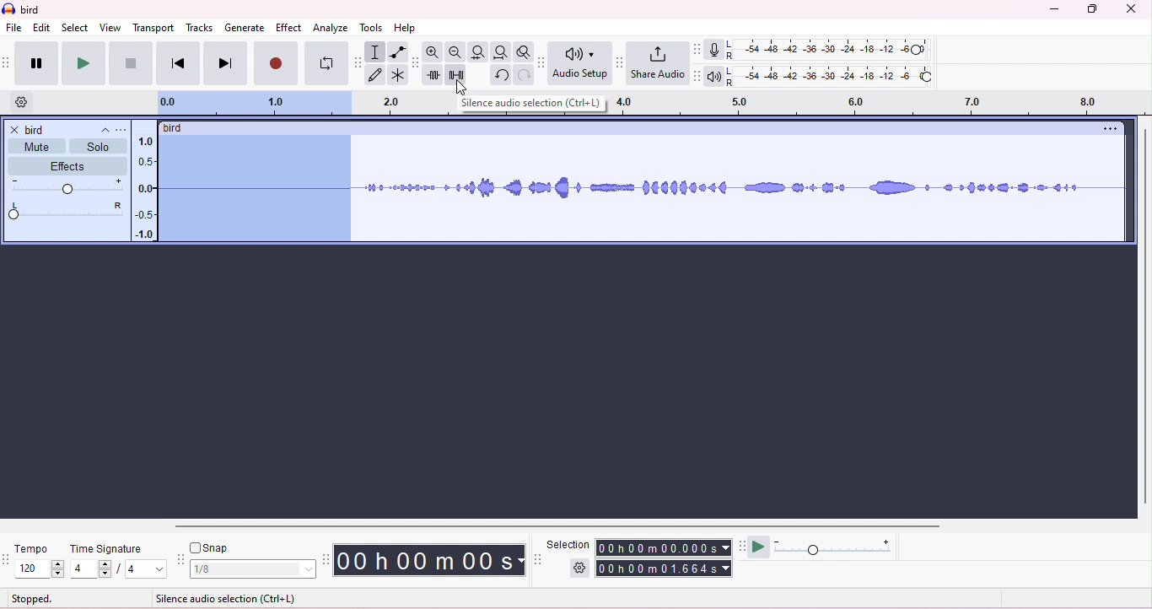 This screenshot has height=609, width=1152. Describe the element at coordinates (327, 559) in the screenshot. I see `time tool bar` at that location.